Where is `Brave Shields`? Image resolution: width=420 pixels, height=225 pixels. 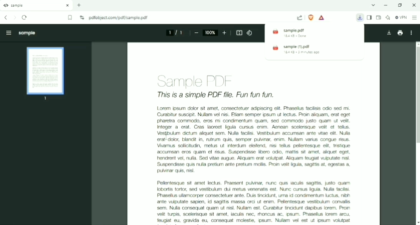 Brave Shields is located at coordinates (311, 17).